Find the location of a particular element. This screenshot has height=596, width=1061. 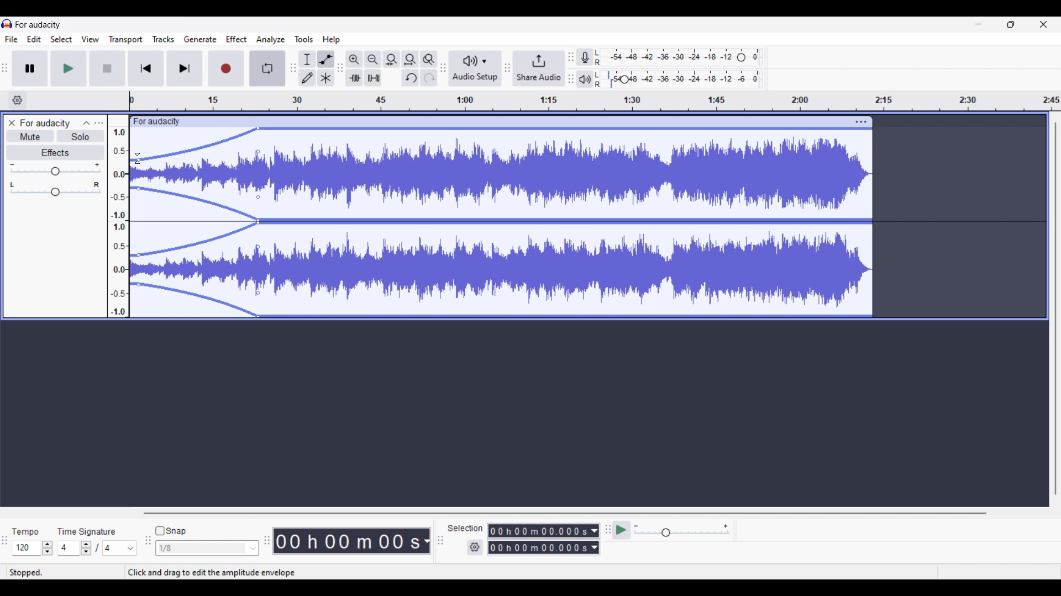

Pan slider is located at coordinates (55, 189).